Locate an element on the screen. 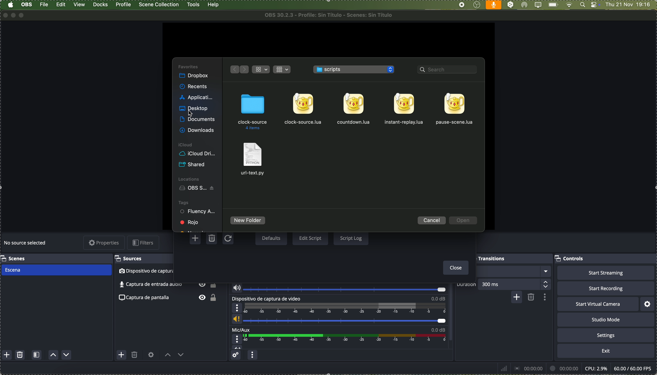 The image size is (657, 375). script log button is located at coordinates (351, 238).